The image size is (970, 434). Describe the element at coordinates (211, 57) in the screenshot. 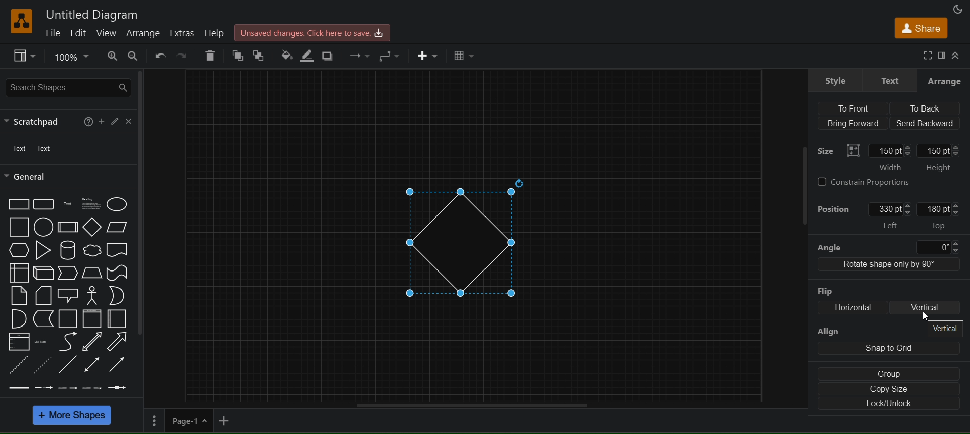

I see `delete` at that location.